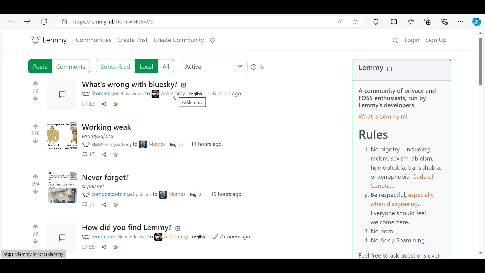 The width and height of the screenshot is (485, 273). What do you see at coordinates (63, 136) in the screenshot?
I see `Comments` at bounding box center [63, 136].